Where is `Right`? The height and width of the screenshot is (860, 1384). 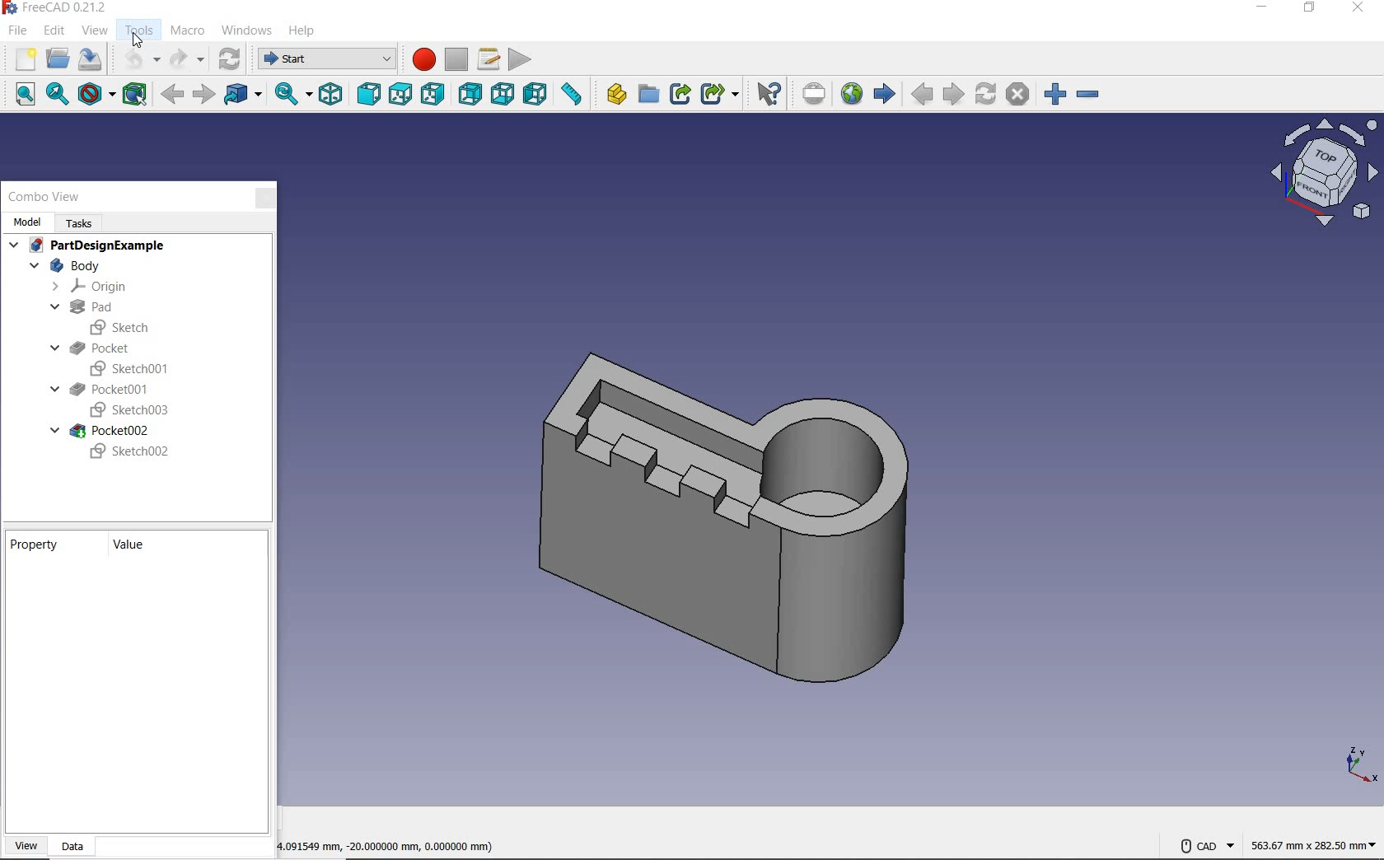 Right is located at coordinates (434, 96).